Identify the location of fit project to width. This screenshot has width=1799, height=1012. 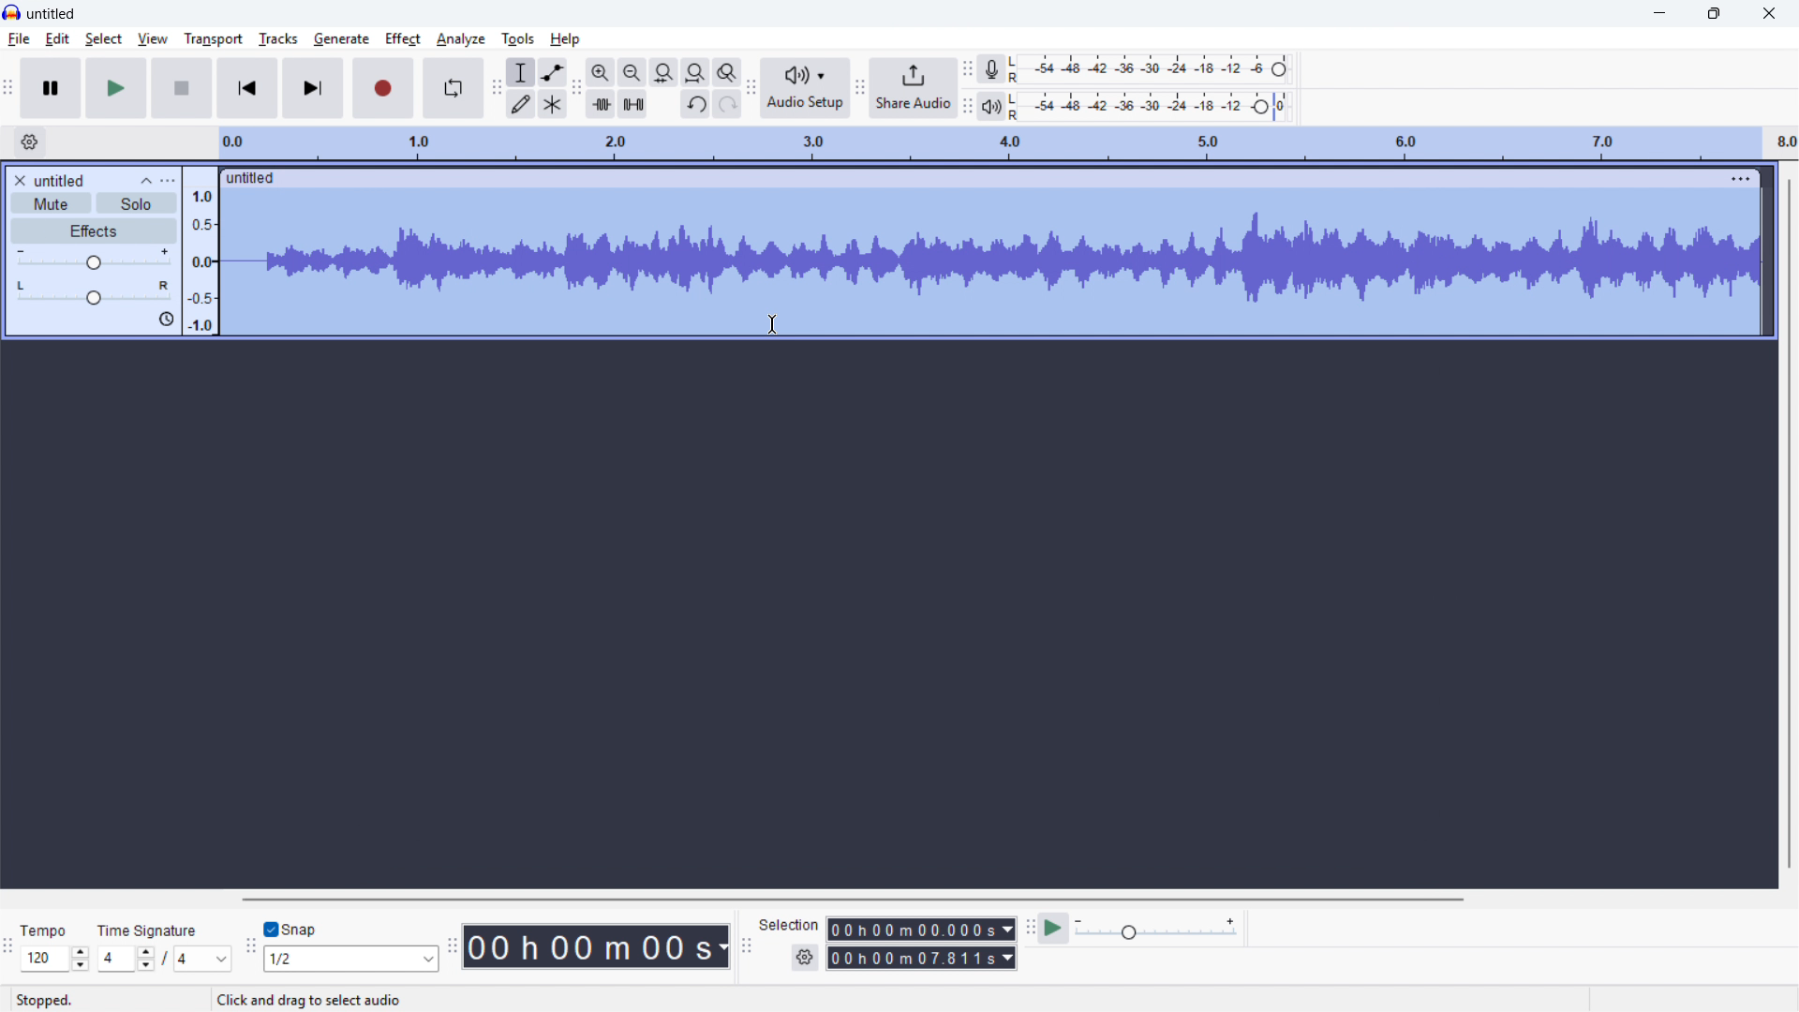
(694, 72).